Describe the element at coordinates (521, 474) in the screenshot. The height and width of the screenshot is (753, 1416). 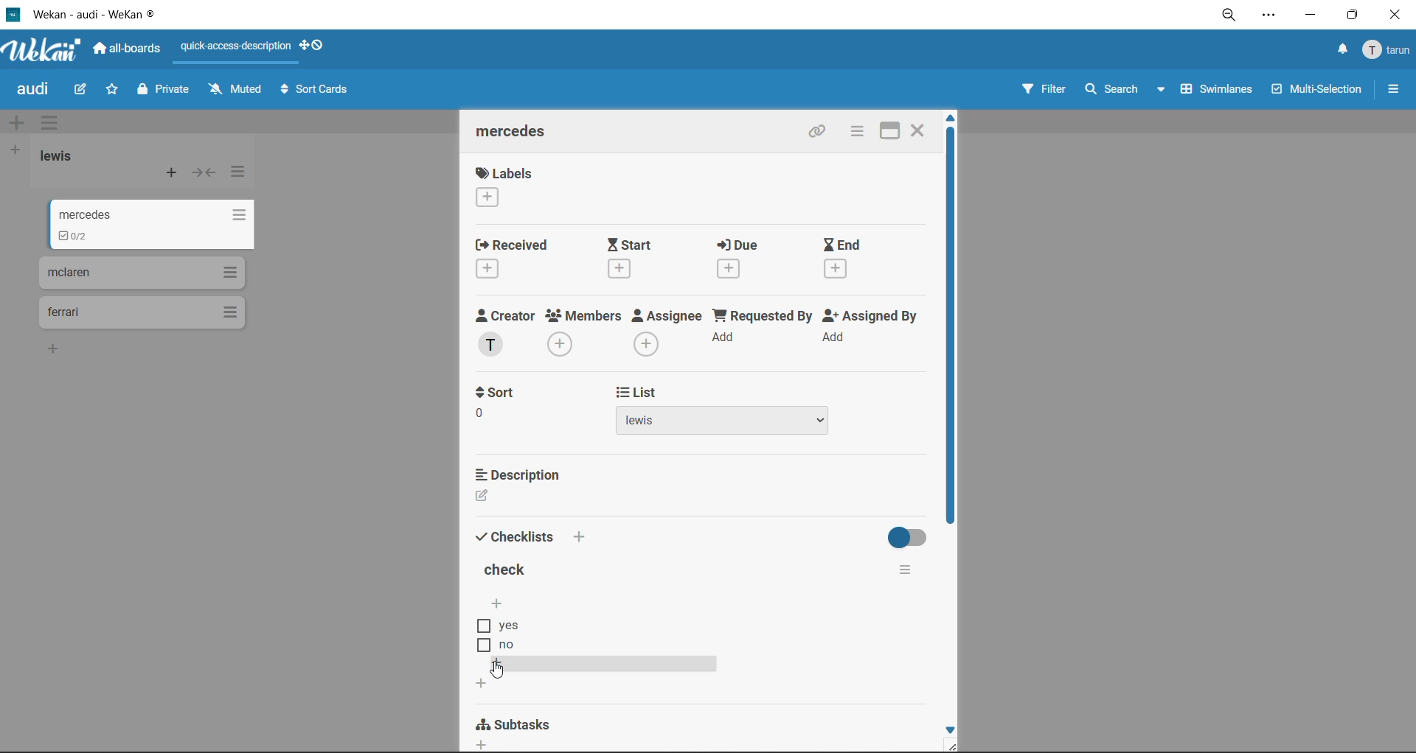
I see `description` at that location.